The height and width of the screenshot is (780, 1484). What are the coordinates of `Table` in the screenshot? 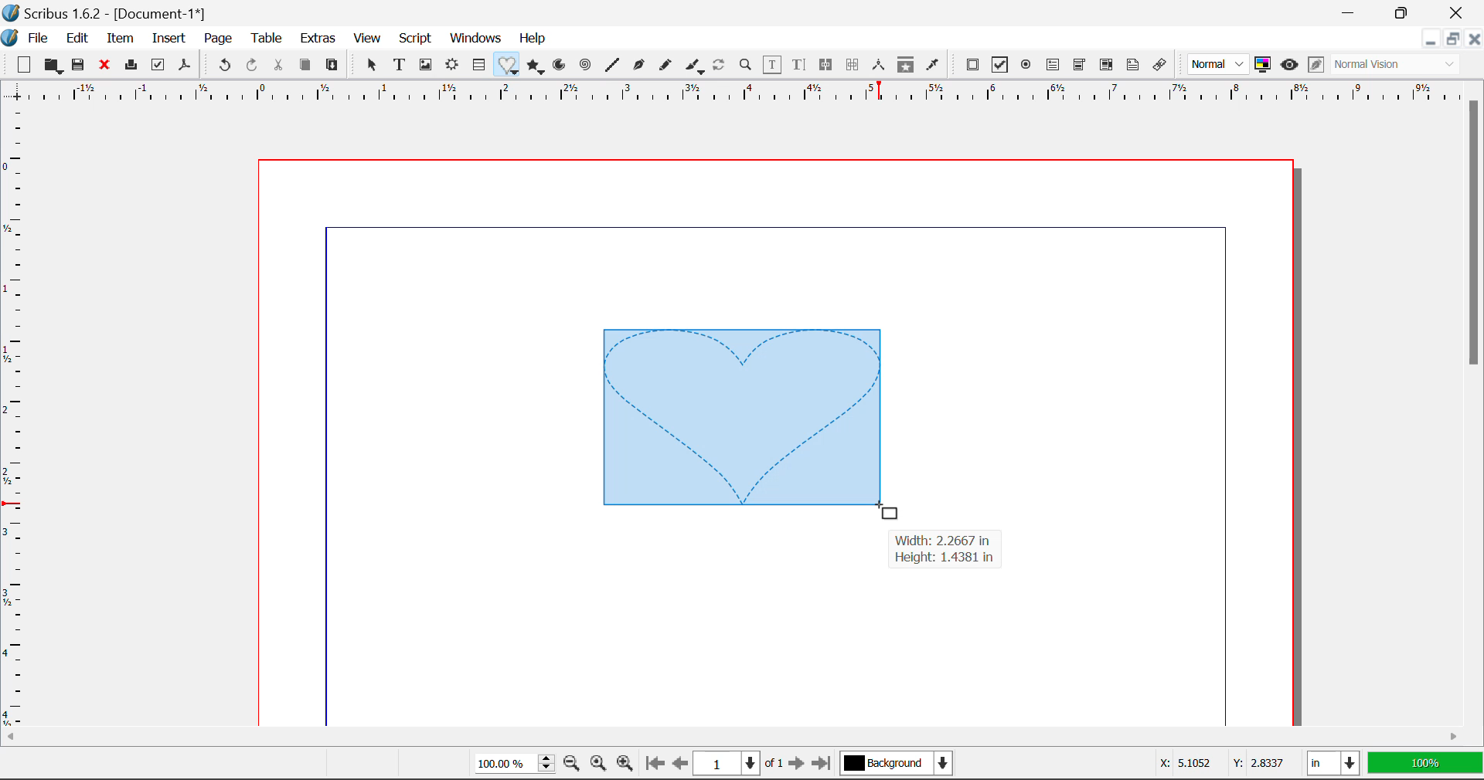 It's located at (269, 38).